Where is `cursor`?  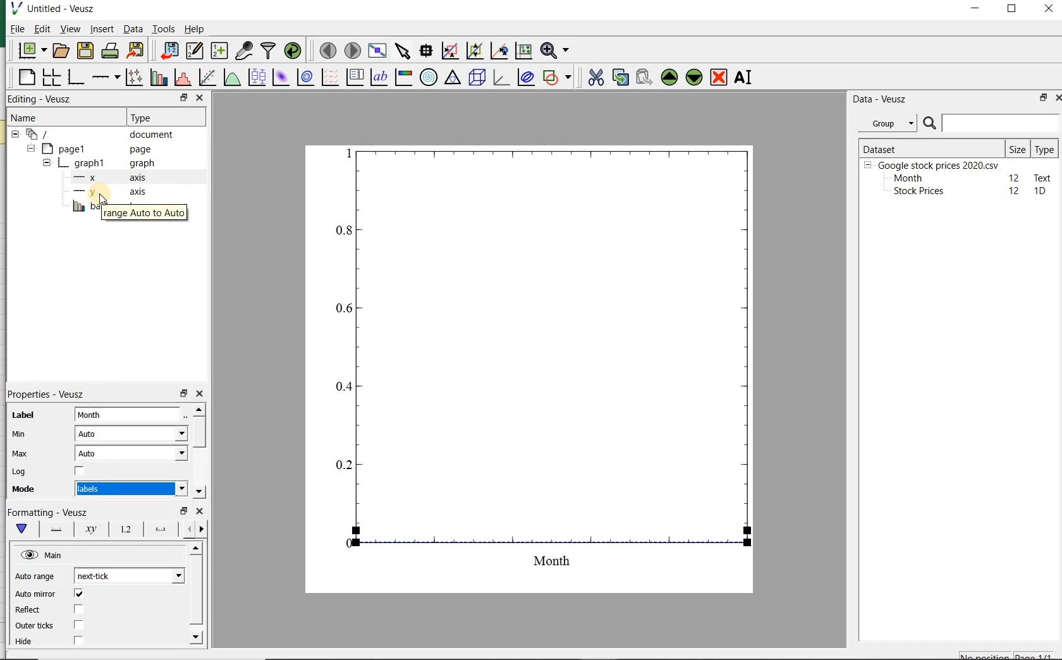 cursor is located at coordinates (102, 205).